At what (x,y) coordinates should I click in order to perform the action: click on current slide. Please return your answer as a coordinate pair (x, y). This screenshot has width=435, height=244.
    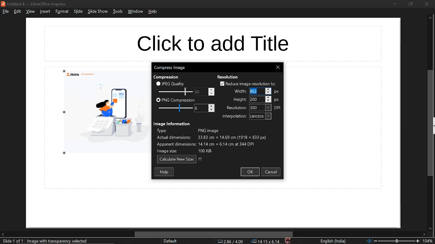
    Looking at the image, I should click on (12, 241).